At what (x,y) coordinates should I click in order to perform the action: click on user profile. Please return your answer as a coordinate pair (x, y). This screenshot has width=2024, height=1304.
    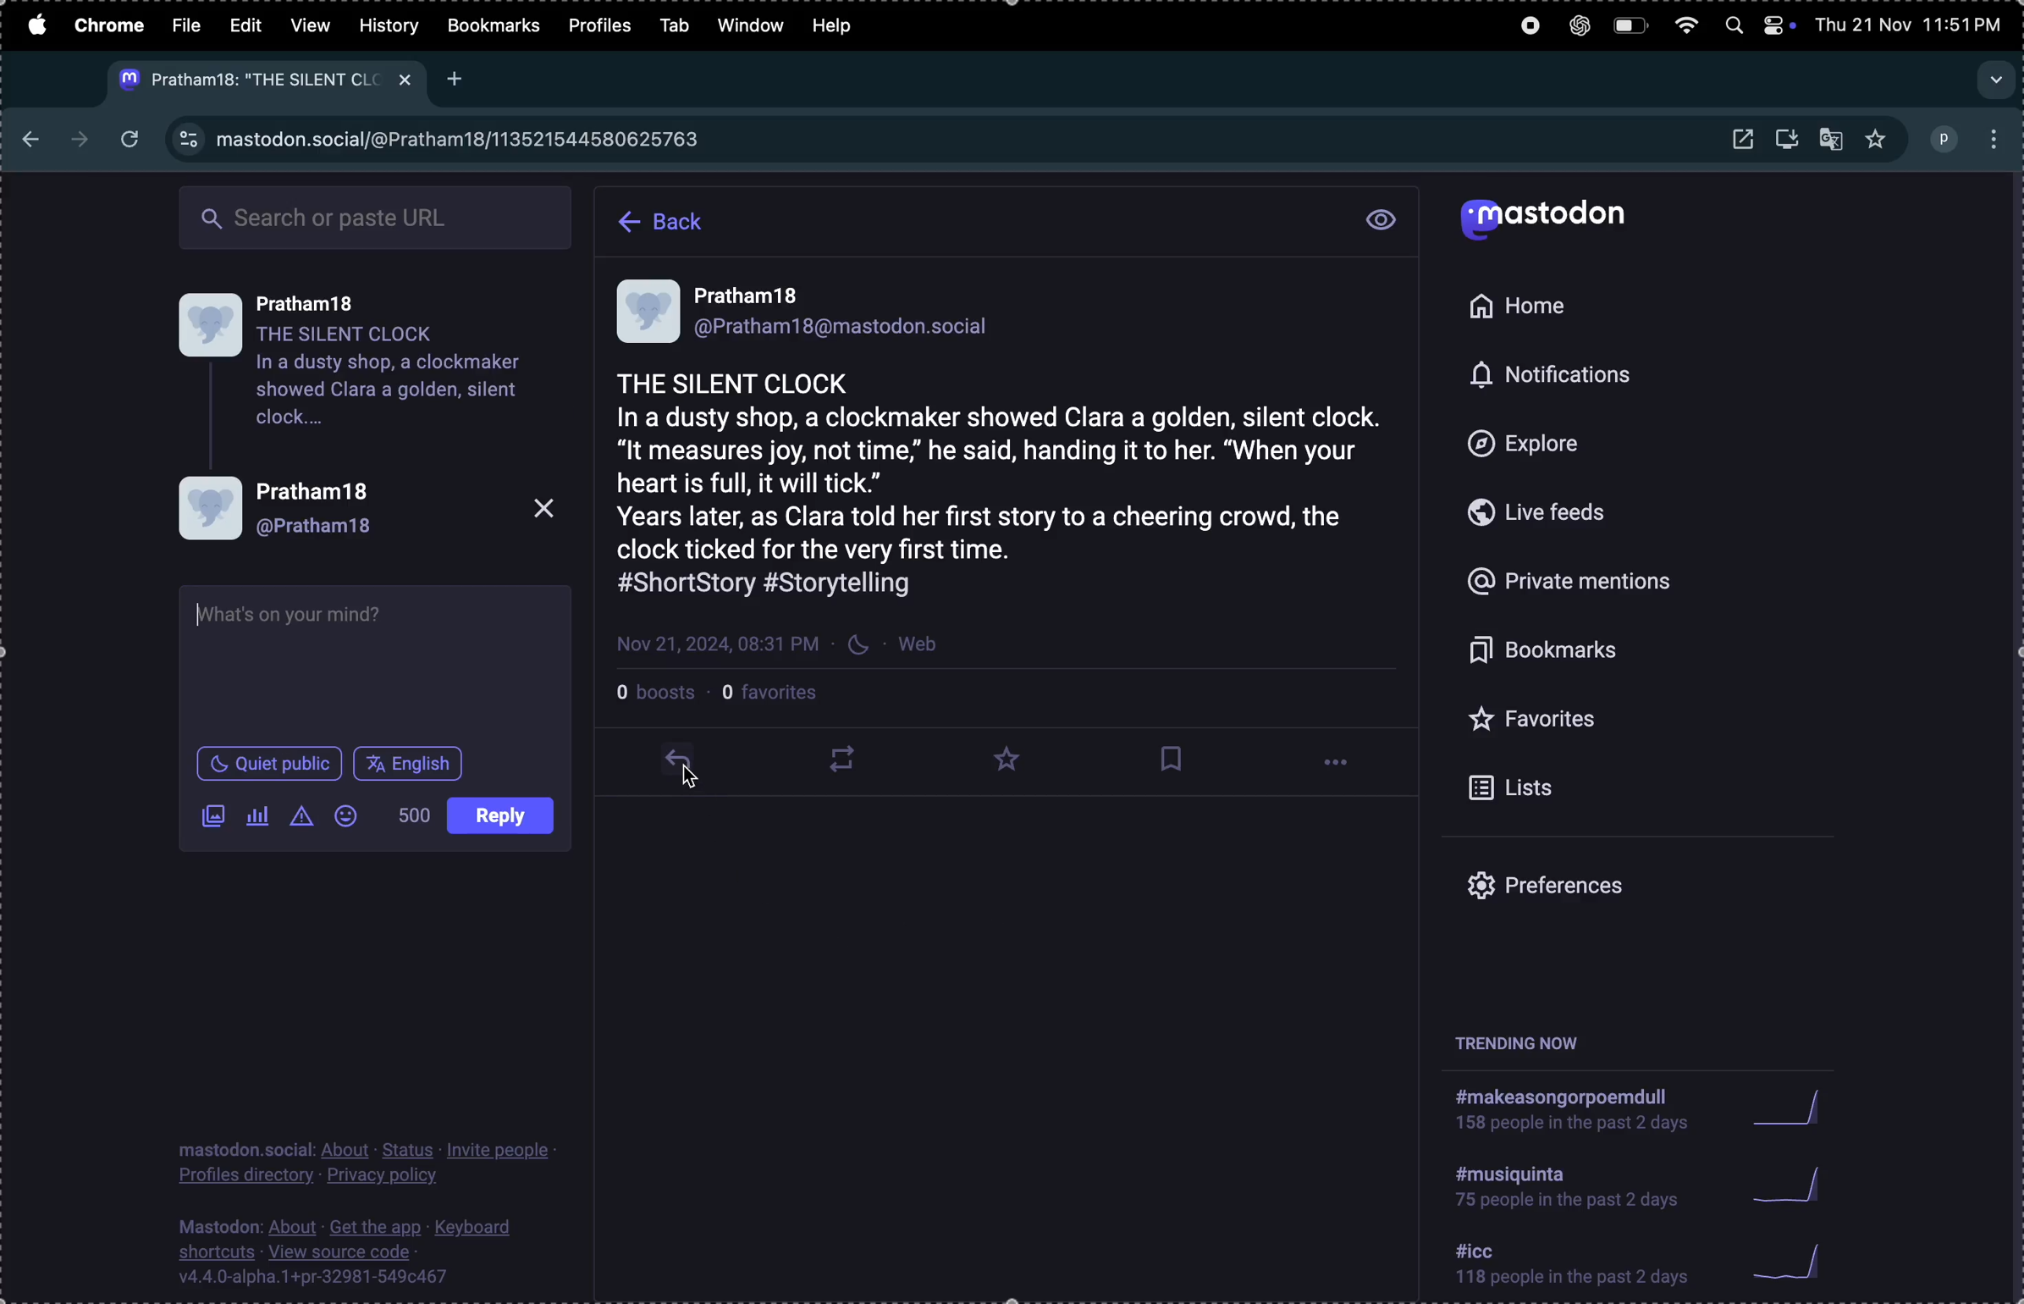
    Looking at the image, I should click on (378, 374).